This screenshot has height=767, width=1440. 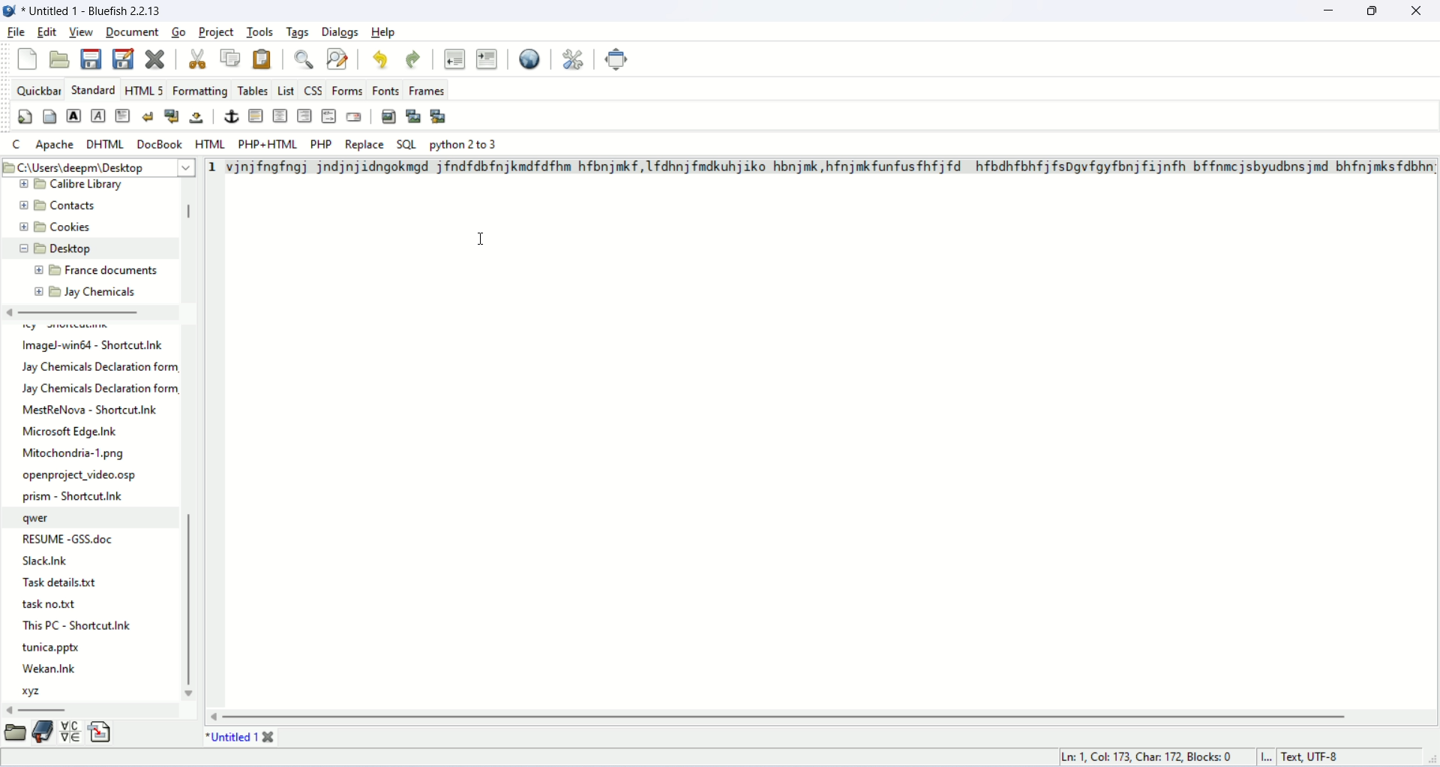 What do you see at coordinates (77, 248) in the screenshot?
I see `Desktop` at bounding box center [77, 248].